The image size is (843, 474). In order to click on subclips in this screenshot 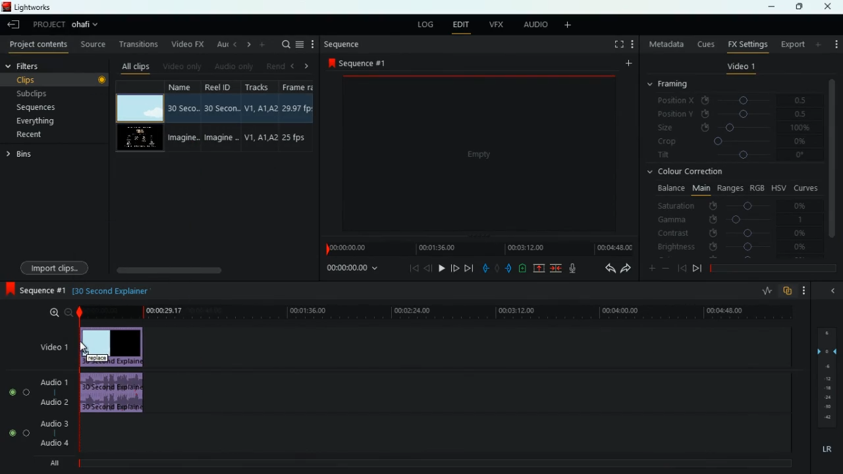, I will do `click(36, 93)`.